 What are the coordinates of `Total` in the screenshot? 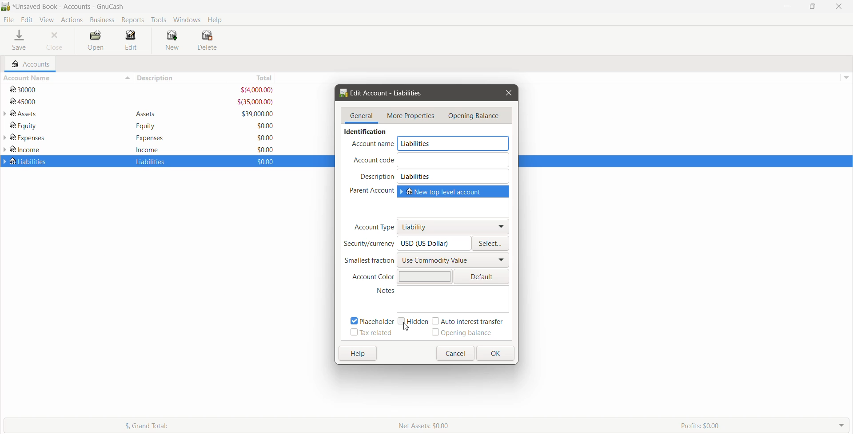 It's located at (257, 78).